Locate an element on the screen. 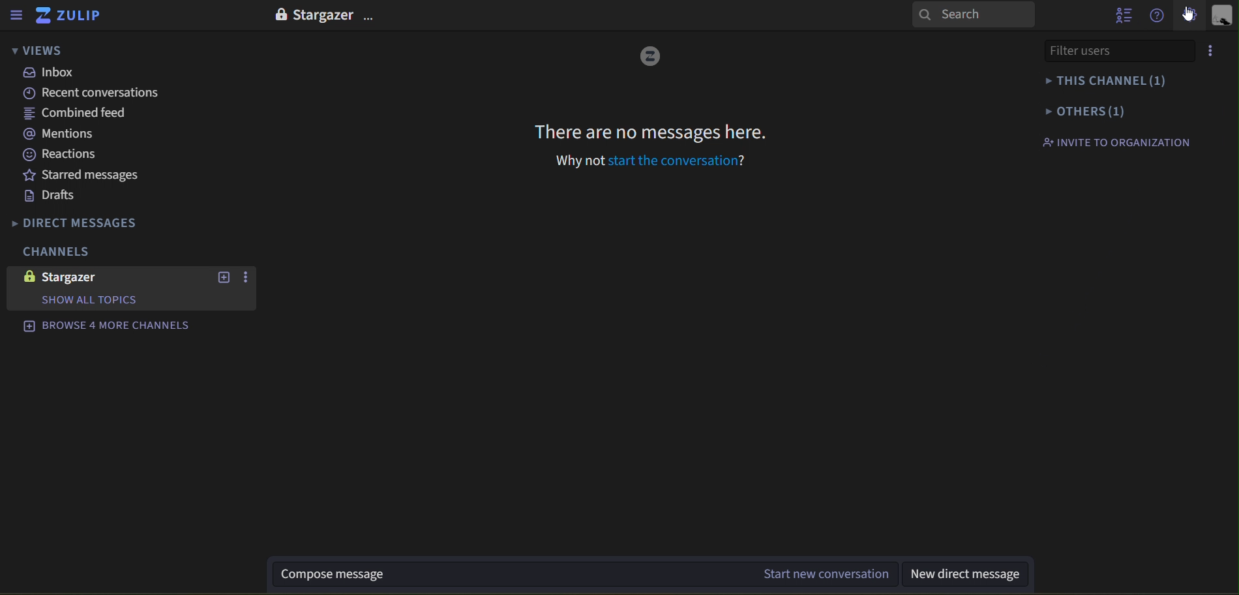 The image size is (1239, 595). options is located at coordinates (1209, 51).